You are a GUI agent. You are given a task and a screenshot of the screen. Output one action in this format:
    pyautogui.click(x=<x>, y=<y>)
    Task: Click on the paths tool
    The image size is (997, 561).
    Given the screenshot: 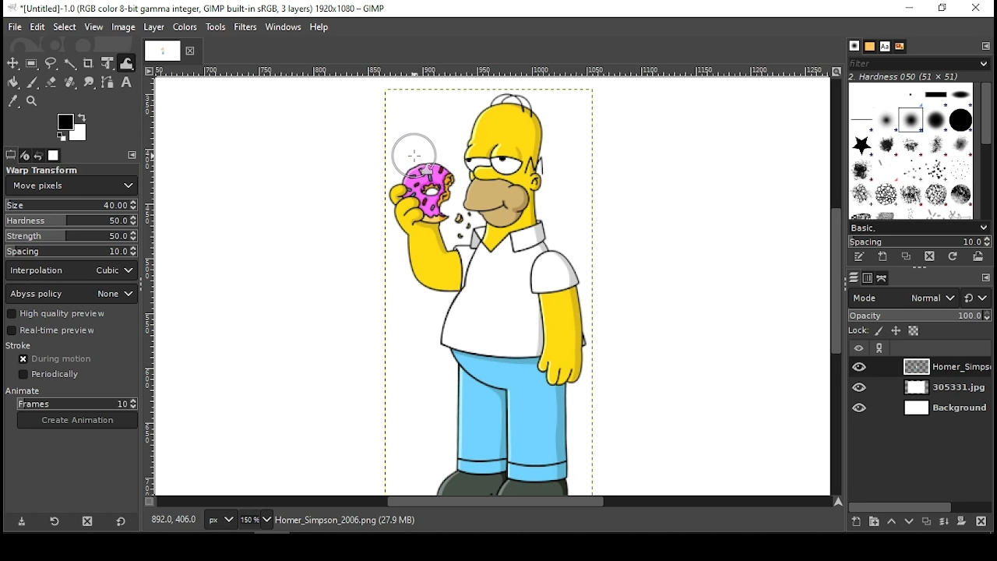 What is the action you would take?
    pyautogui.click(x=107, y=83)
    